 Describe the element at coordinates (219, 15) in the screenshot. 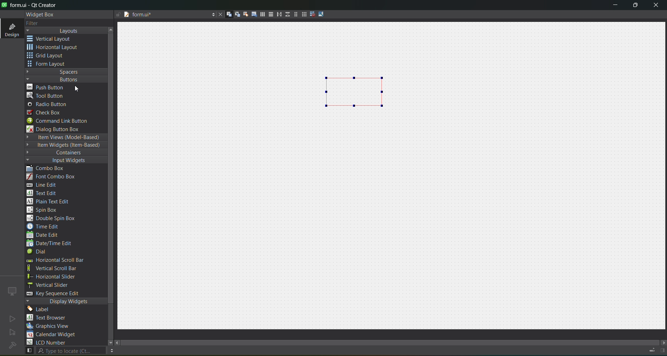

I see `close document` at that location.